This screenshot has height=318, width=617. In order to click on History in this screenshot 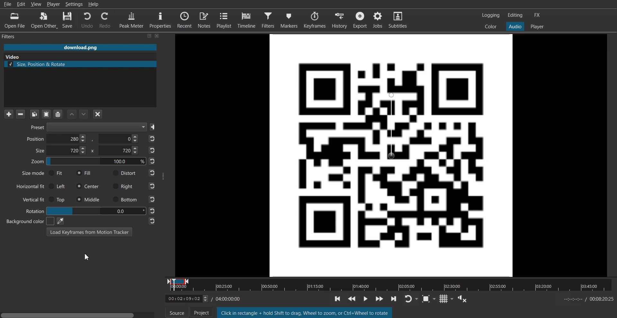, I will do `click(339, 19)`.